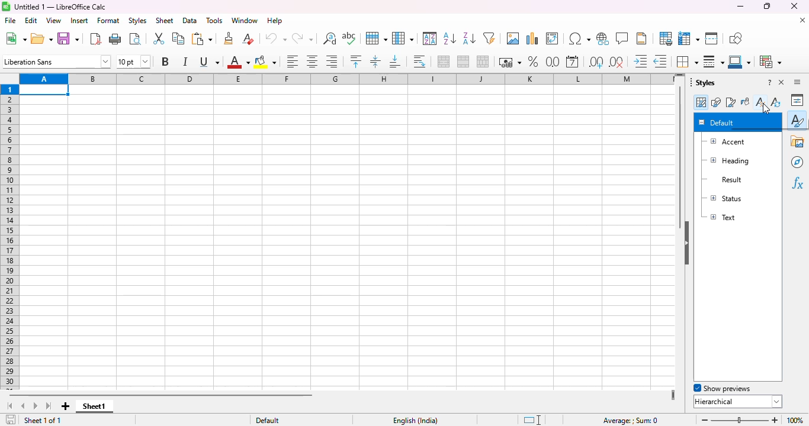 Image resolution: width=809 pixels, height=426 pixels. I want to click on italic, so click(184, 62).